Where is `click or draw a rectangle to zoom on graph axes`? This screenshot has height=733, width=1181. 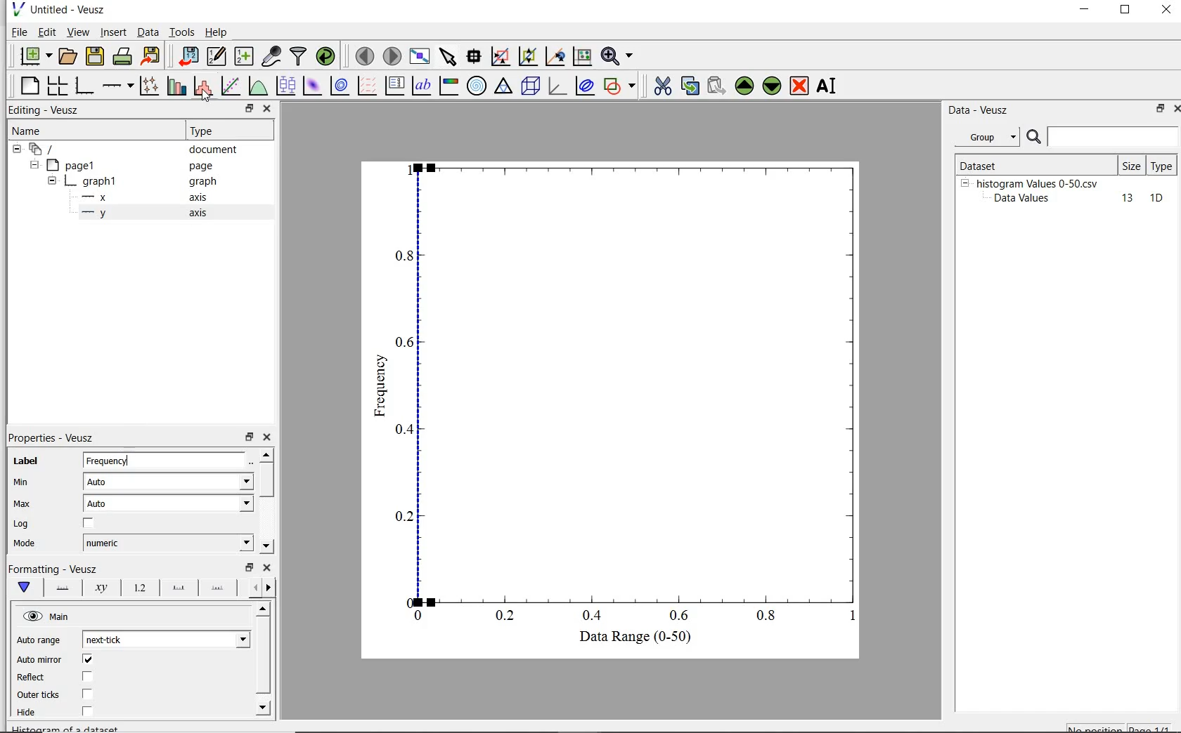
click or draw a rectangle to zoom on graph axes is located at coordinates (527, 57).